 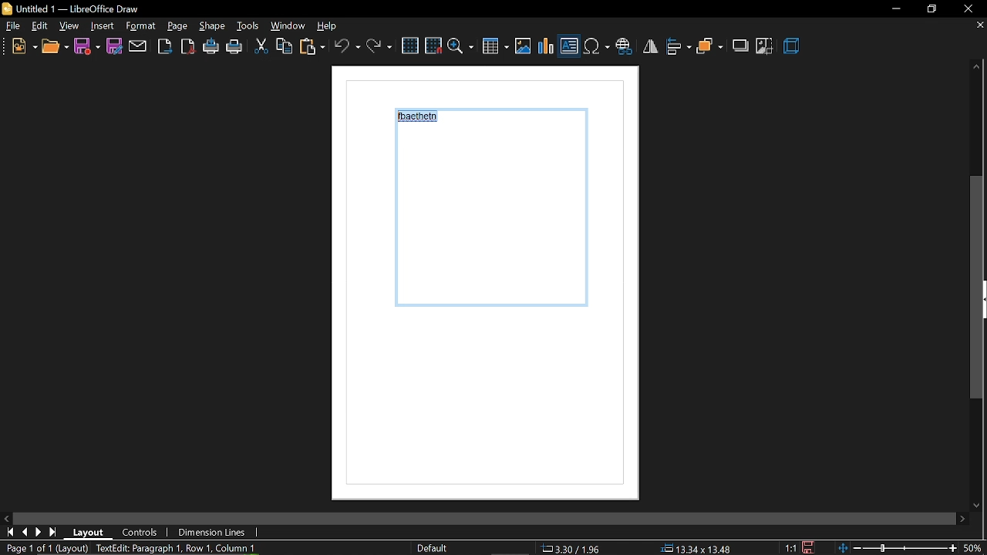 What do you see at coordinates (498, 289) in the screenshot?
I see `Current page` at bounding box center [498, 289].